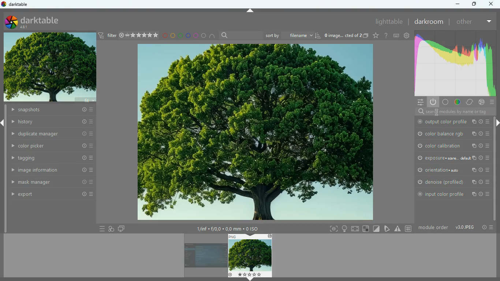 The height and width of the screenshot is (281, 500). I want to click on image, so click(255, 132).